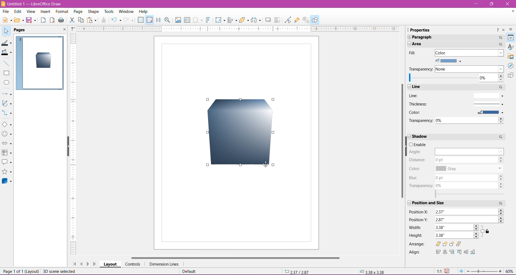 The image size is (516, 275). What do you see at coordinates (409, 44) in the screenshot?
I see `Expand/Close pane` at bounding box center [409, 44].